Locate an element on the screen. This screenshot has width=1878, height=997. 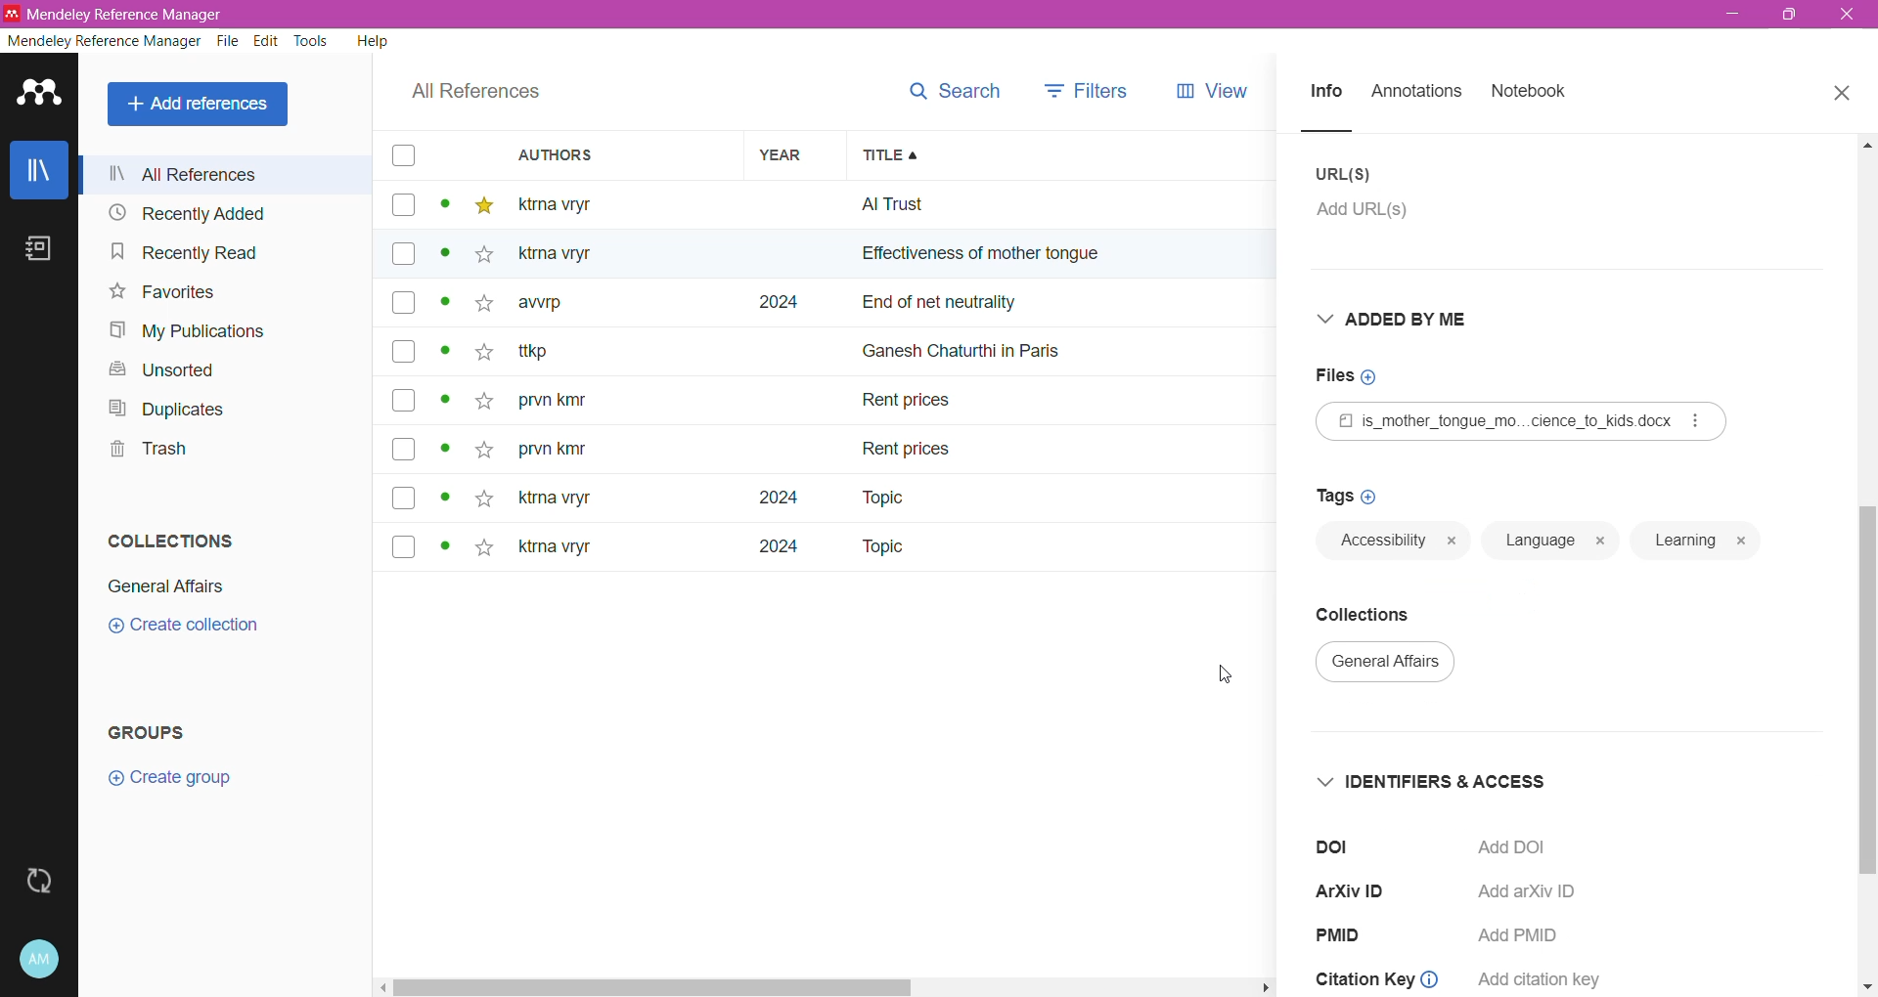
~ ttkp is located at coordinates (565, 352).